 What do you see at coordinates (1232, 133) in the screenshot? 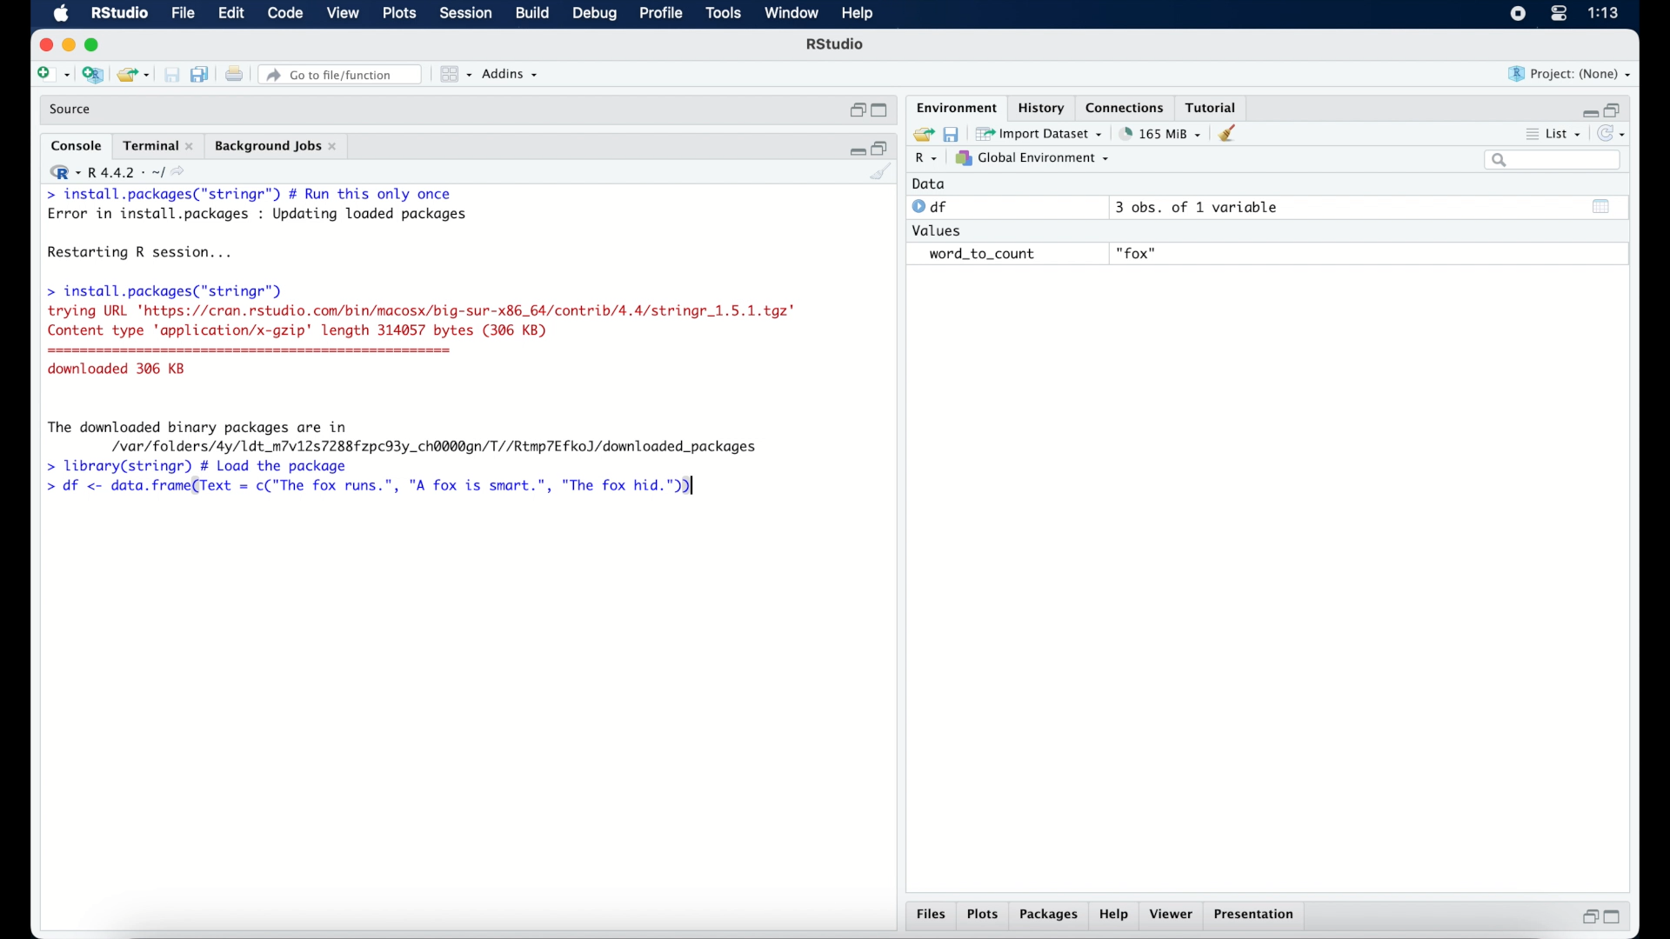
I see `clear console` at bounding box center [1232, 133].